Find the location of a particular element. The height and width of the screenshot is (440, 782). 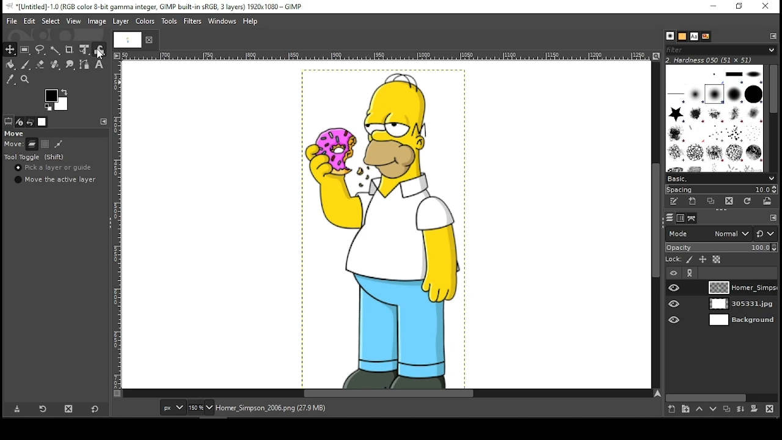

scroll bar is located at coordinates (389, 394).